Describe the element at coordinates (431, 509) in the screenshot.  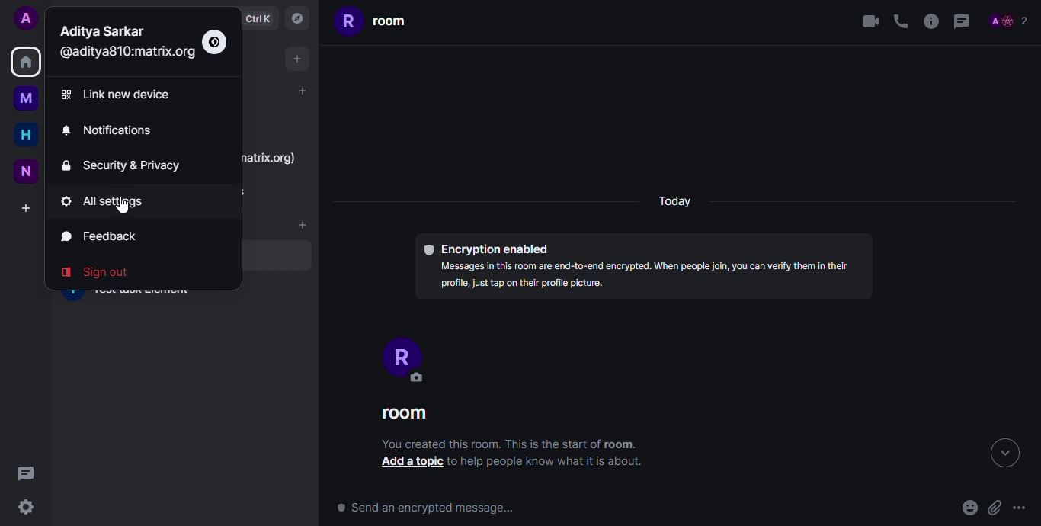
I see `send encrypted message` at that location.